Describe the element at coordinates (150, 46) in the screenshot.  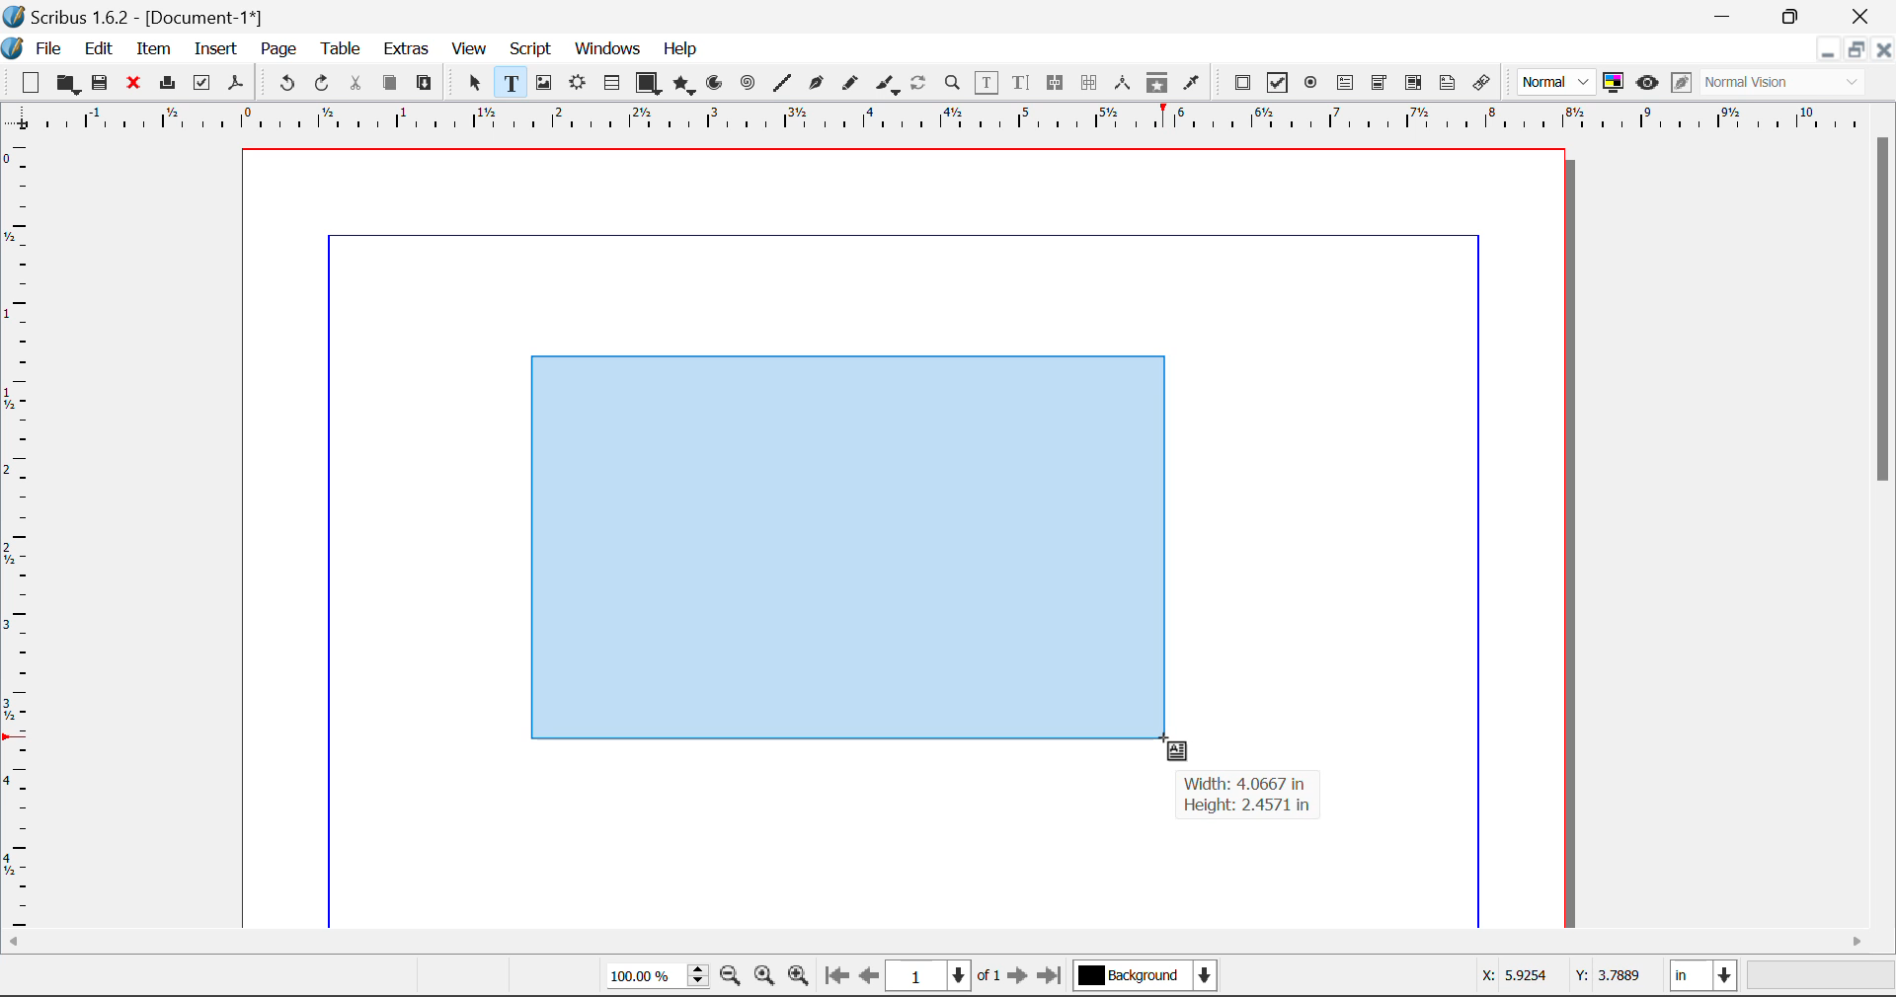
I see `Item` at that location.